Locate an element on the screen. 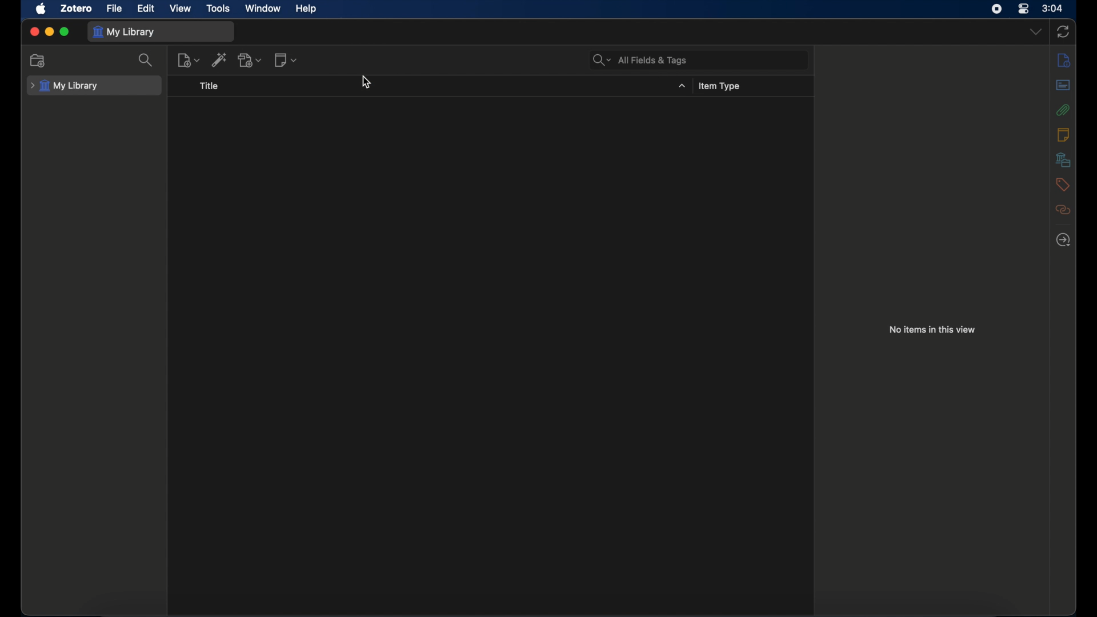  cursor is located at coordinates (367, 82).